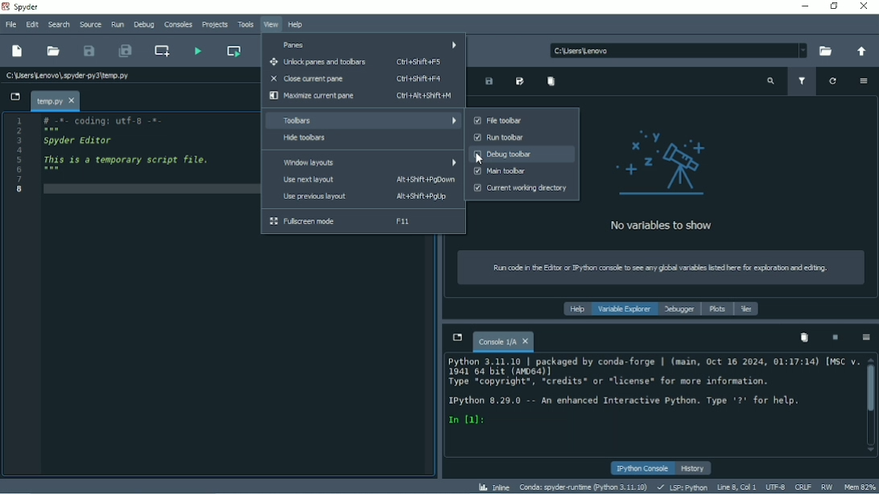 This screenshot has width=879, height=494. Describe the element at coordinates (575, 310) in the screenshot. I see `Help` at that location.